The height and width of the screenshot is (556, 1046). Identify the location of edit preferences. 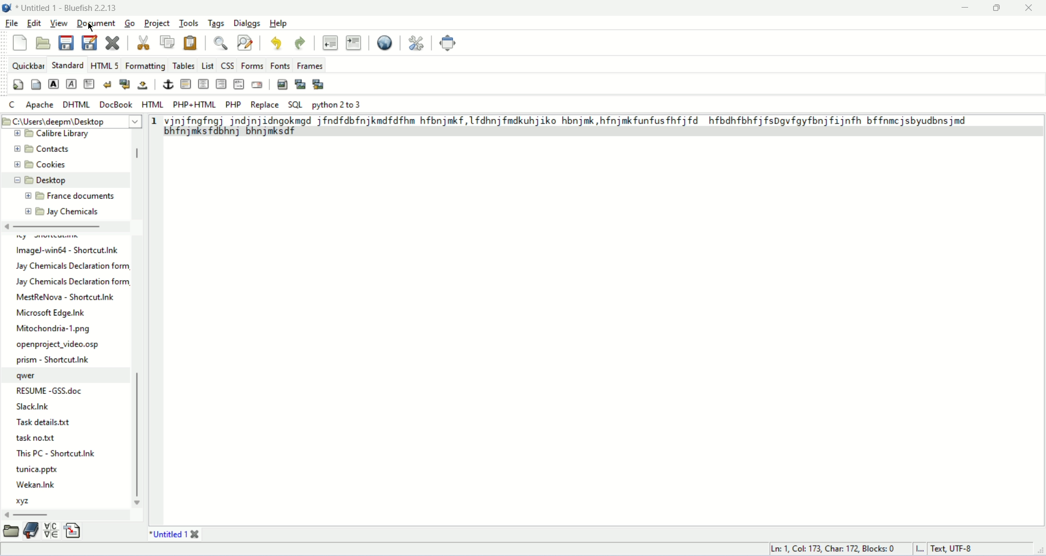
(419, 43).